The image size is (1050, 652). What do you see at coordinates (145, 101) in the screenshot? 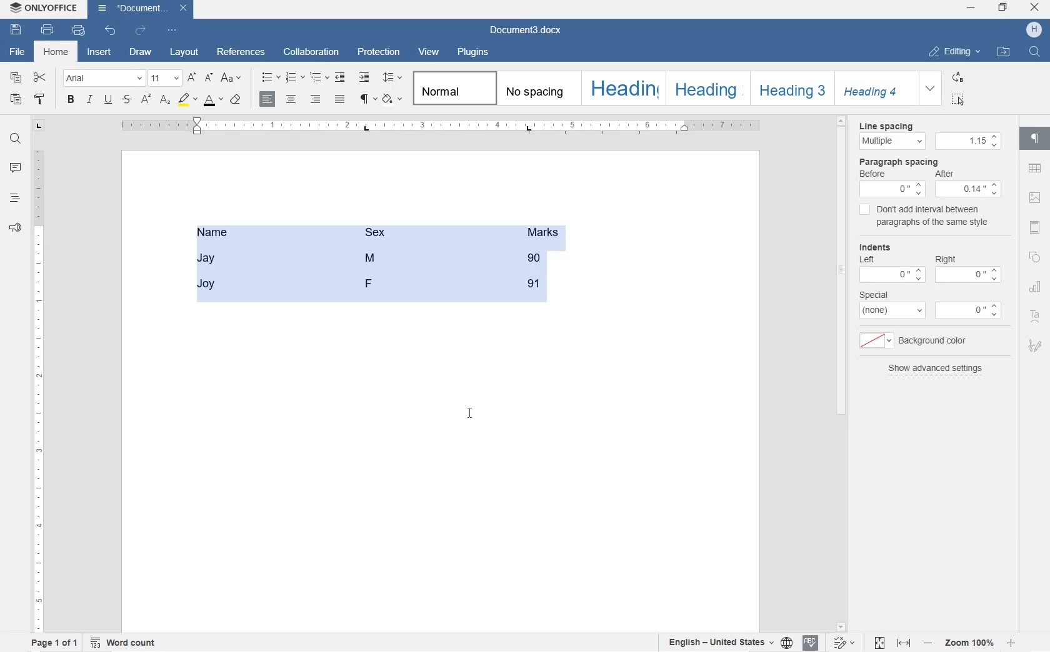
I see `SUPERSCRIPT` at bounding box center [145, 101].